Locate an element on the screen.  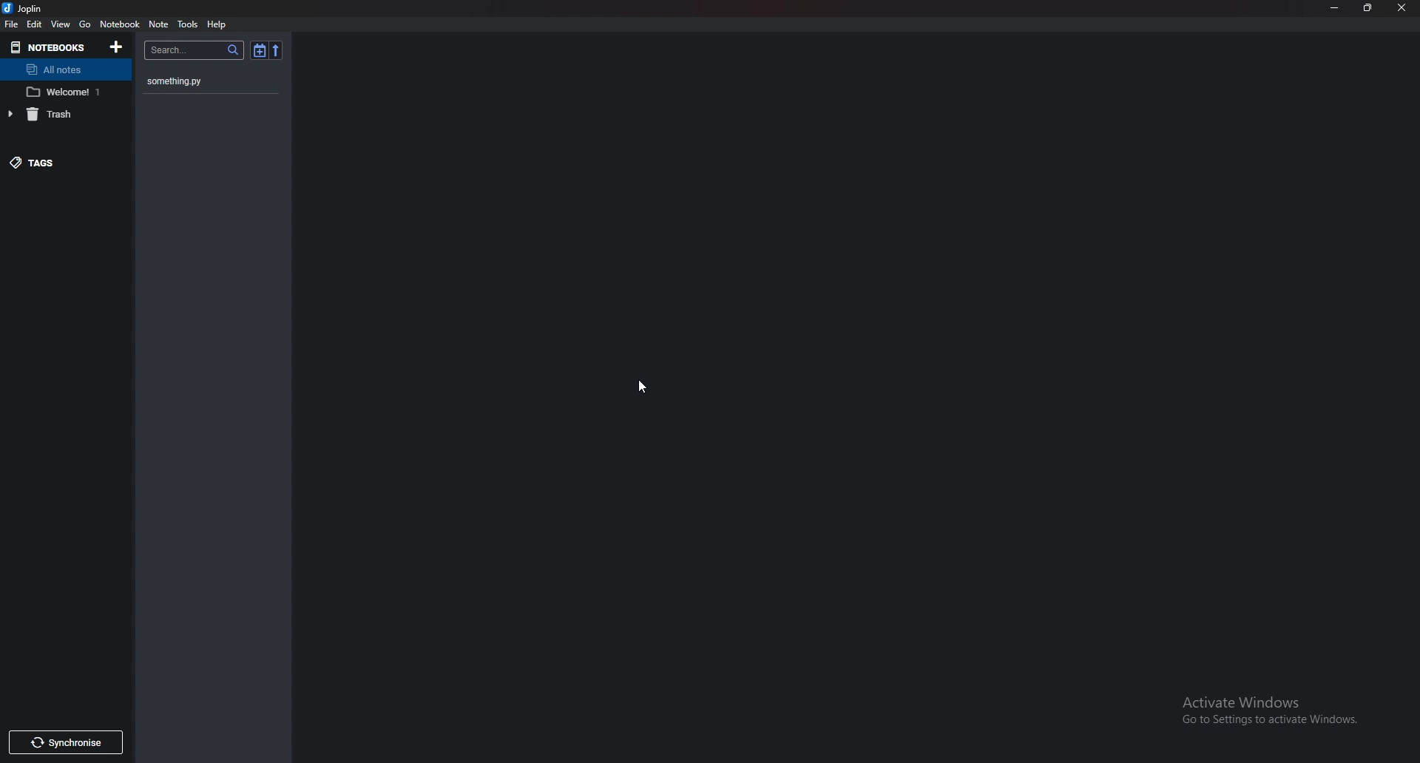
Notebook is located at coordinates (119, 25).